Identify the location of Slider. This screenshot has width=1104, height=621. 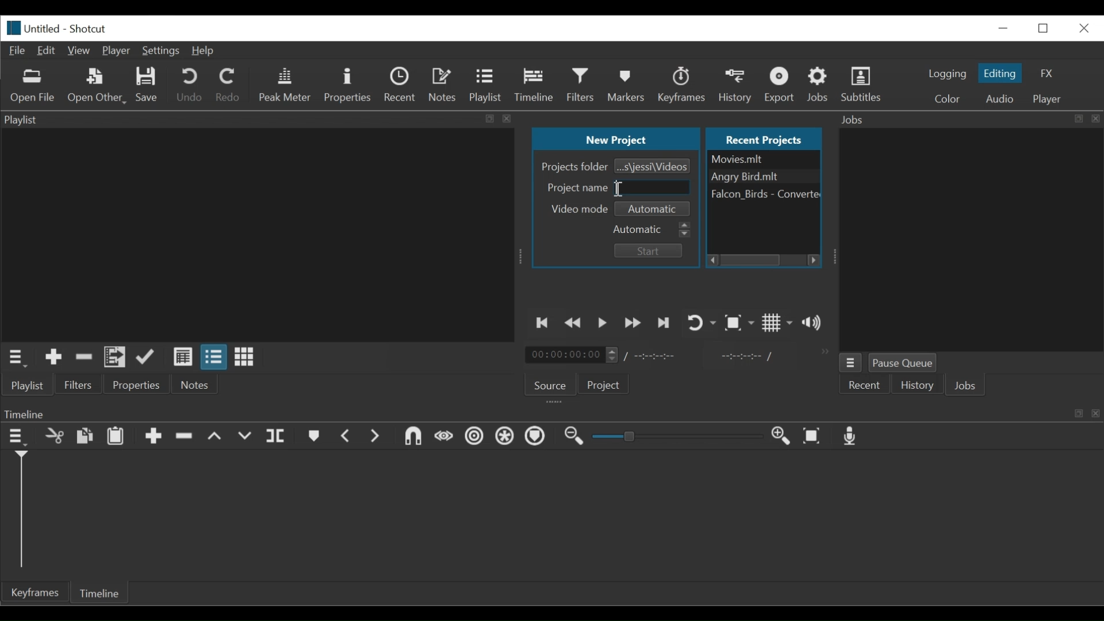
(679, 436).